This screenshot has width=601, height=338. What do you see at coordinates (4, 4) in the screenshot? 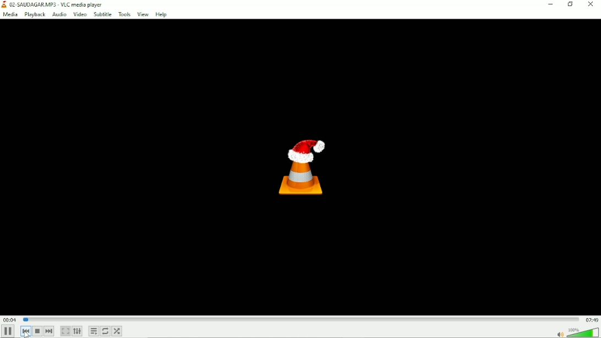
I see `logo` at bounding box center [4, 4].